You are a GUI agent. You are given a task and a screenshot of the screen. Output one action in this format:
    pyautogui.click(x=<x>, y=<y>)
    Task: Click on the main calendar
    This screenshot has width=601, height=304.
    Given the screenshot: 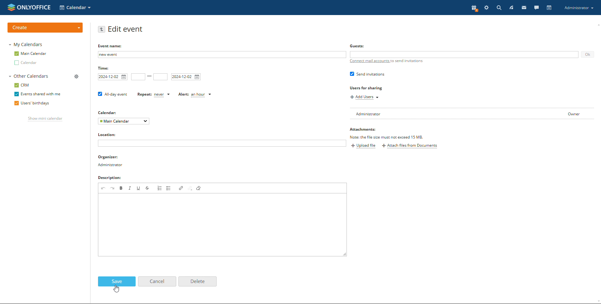 What is the action you would take?
    pyautogui.click(x=30, y=54)
    